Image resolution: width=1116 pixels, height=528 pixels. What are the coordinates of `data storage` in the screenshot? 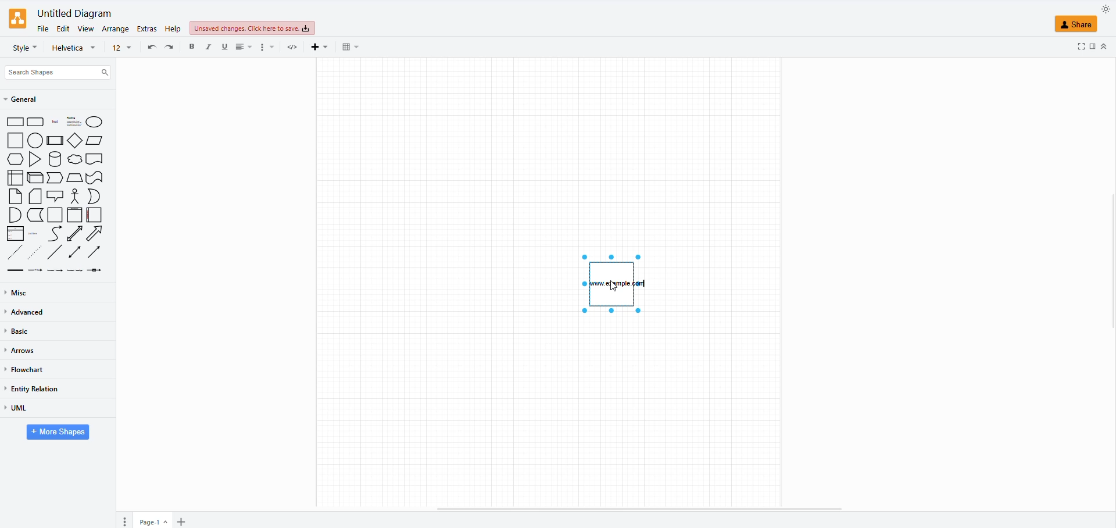 It's located at (36, 215).